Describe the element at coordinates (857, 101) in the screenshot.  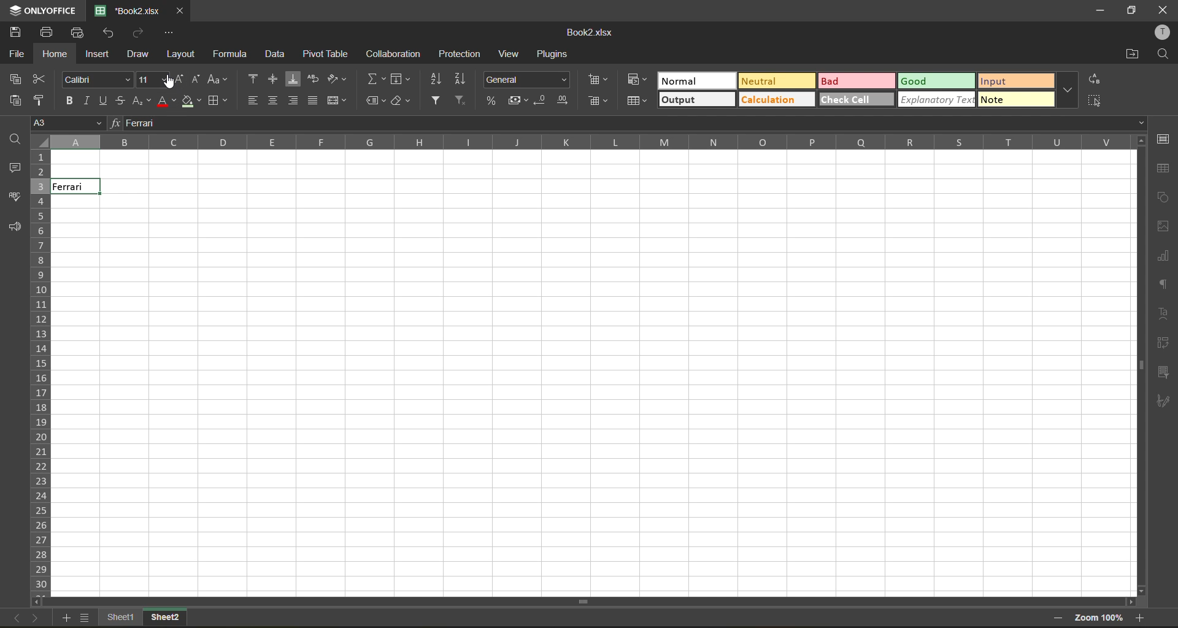
I see `check cell` at that location.